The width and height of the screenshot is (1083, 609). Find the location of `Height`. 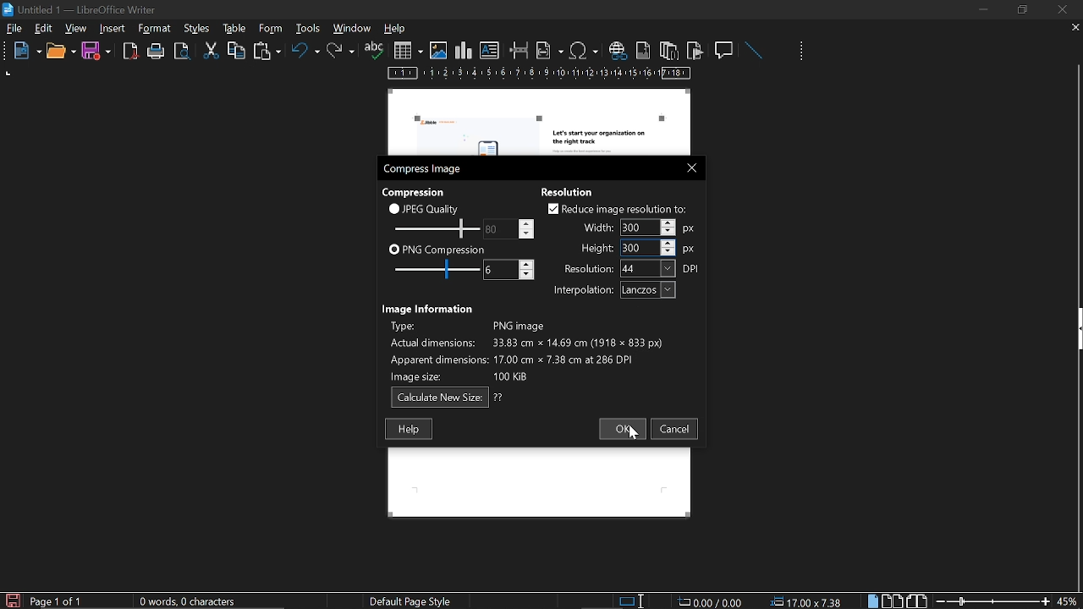

Height is located at coordinates (638, 247).